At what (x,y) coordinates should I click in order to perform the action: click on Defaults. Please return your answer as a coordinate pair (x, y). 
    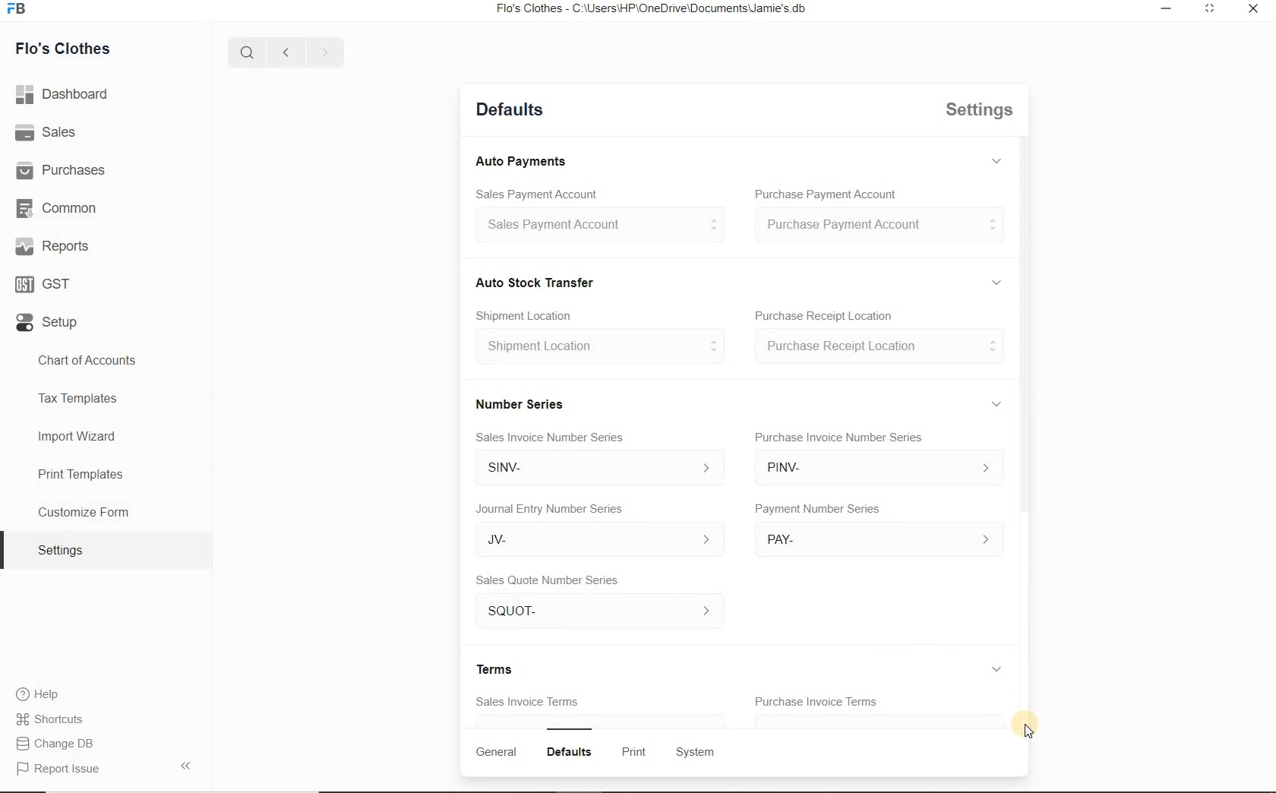
    Looking at the image, I should click on (510, 109).